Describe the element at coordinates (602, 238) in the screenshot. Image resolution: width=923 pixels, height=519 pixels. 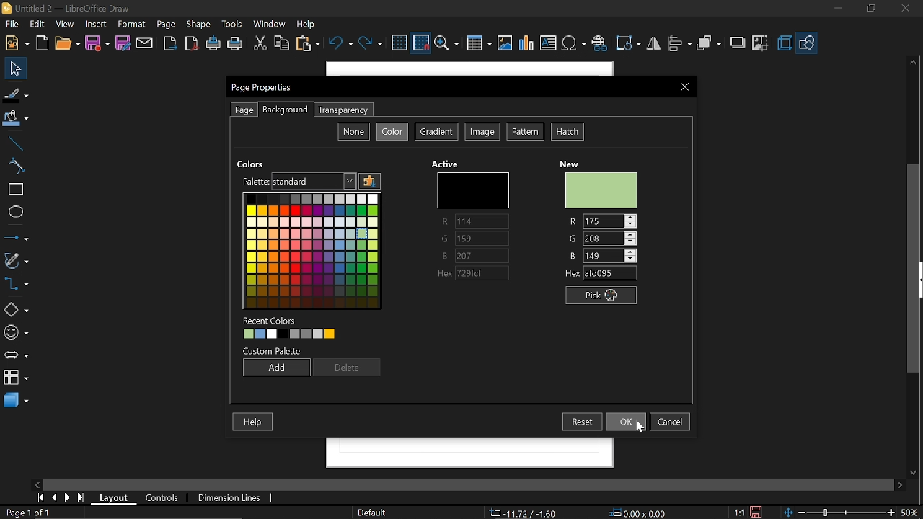
I see `G` at that location.